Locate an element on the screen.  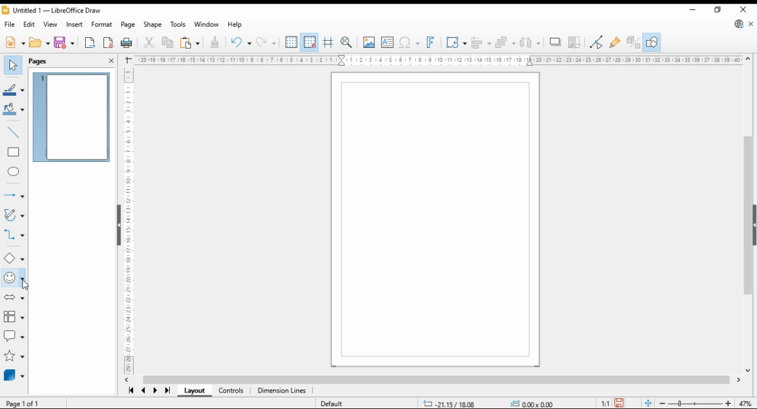
minimize is located at coordinates (692, 9).